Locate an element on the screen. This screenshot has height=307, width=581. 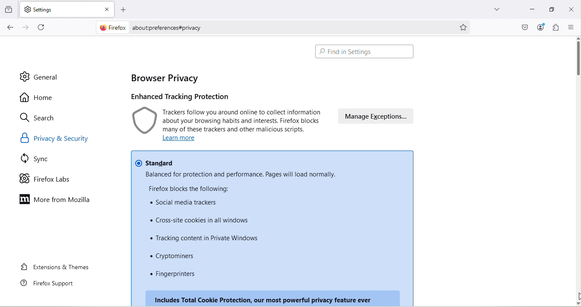
Home is located at coordinates (37, 97).